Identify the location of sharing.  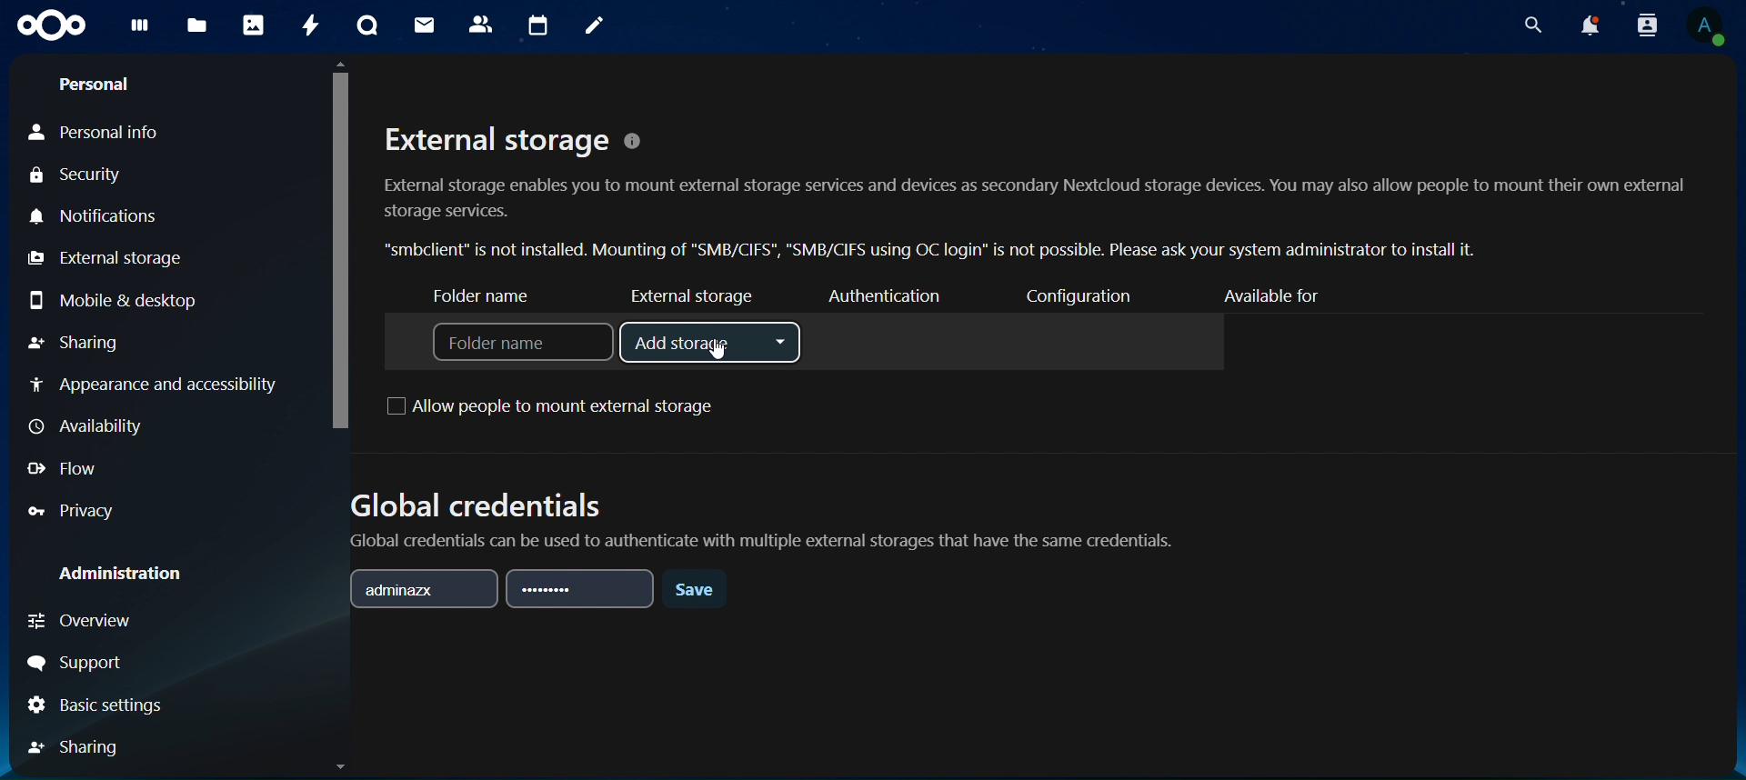
(76, 343).